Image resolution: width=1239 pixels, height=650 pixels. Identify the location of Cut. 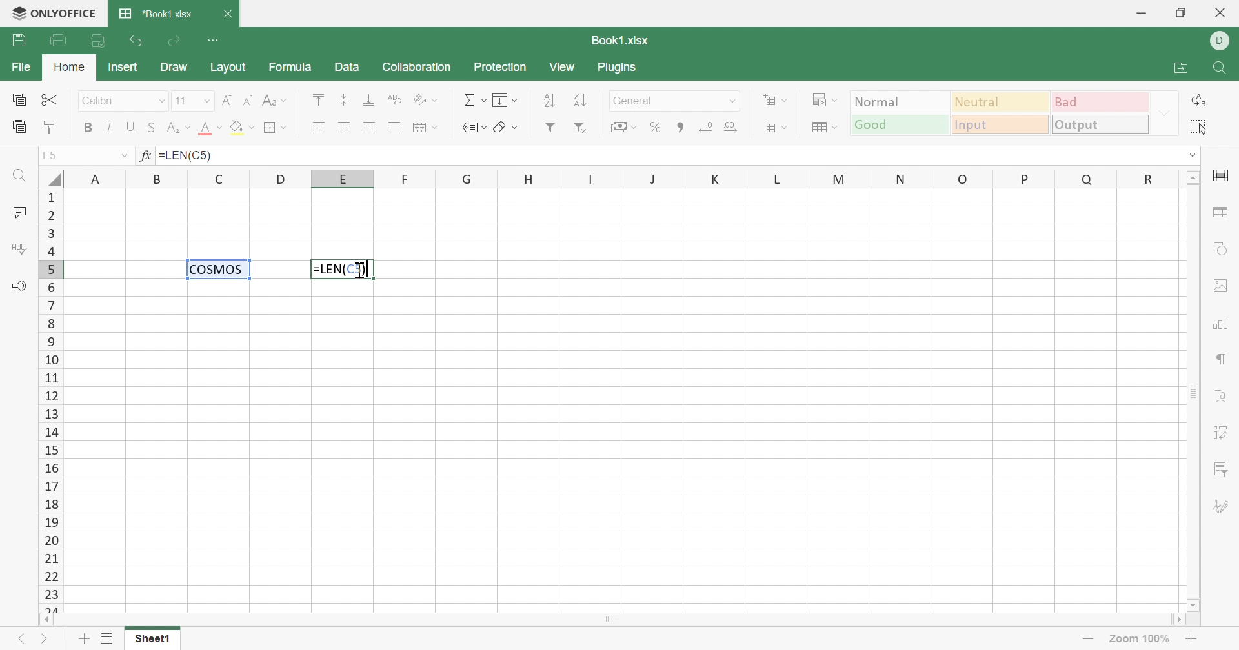
(51, 100).